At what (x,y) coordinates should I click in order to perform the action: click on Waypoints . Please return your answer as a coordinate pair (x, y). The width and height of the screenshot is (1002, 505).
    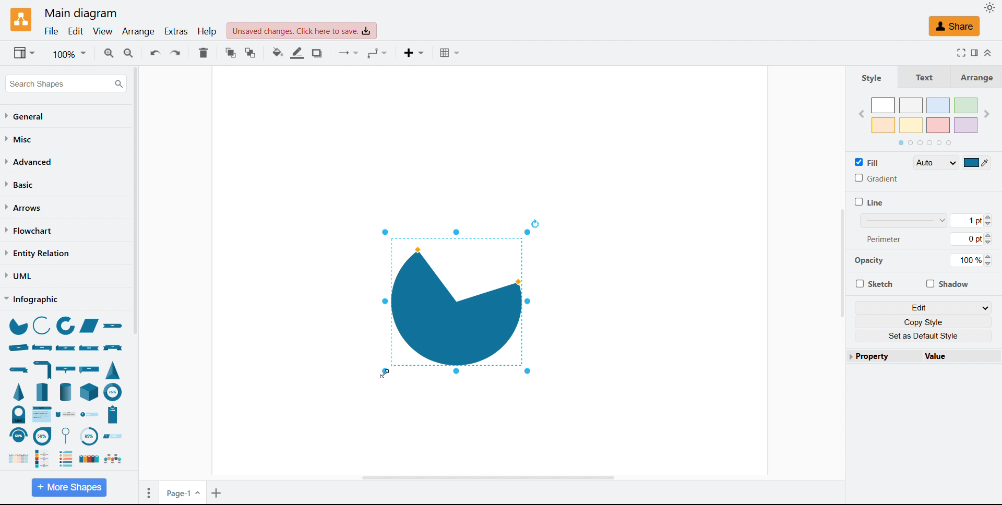
    Looking at the image, I should click on (378, 54).